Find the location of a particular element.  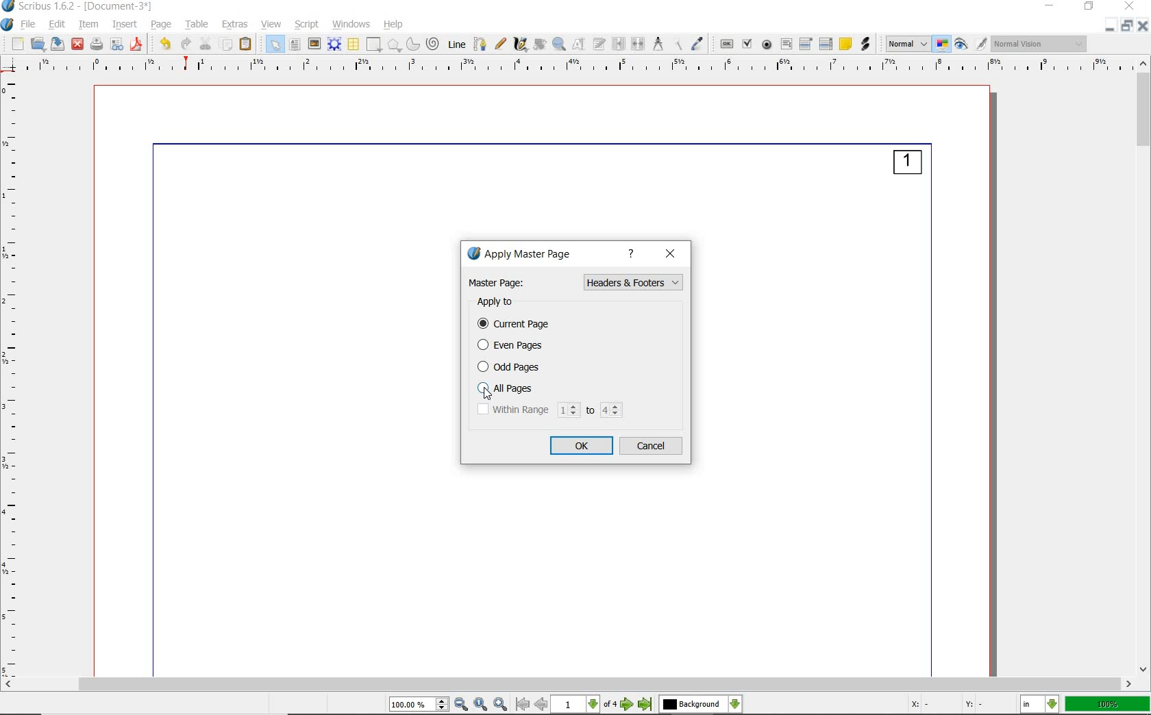

ok is located at coordinates (583, 446).